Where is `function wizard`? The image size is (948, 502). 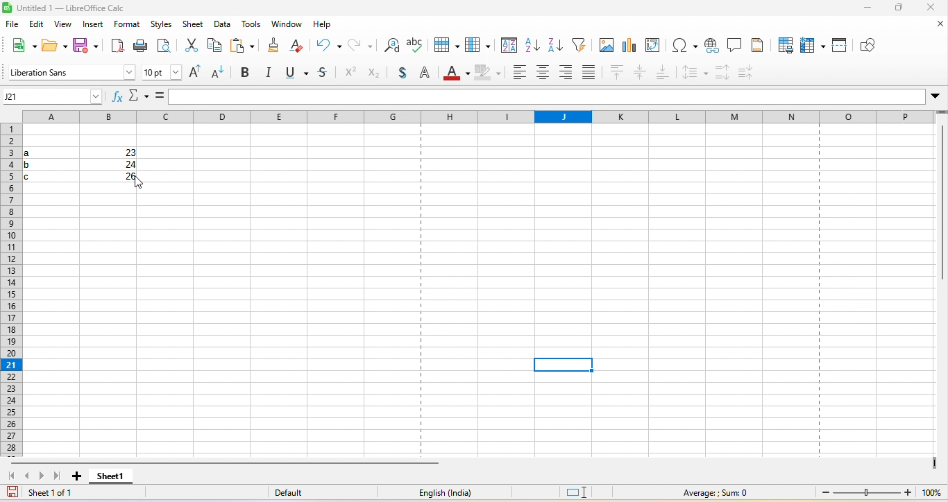
function wizard is located at coordinates (116, 96).